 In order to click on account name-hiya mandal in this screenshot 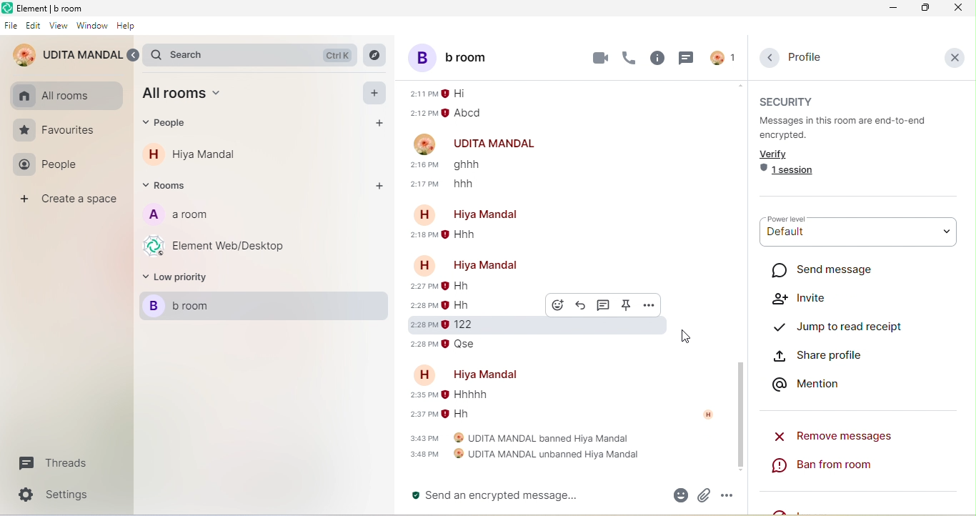, I will do `click(472, 374)`.